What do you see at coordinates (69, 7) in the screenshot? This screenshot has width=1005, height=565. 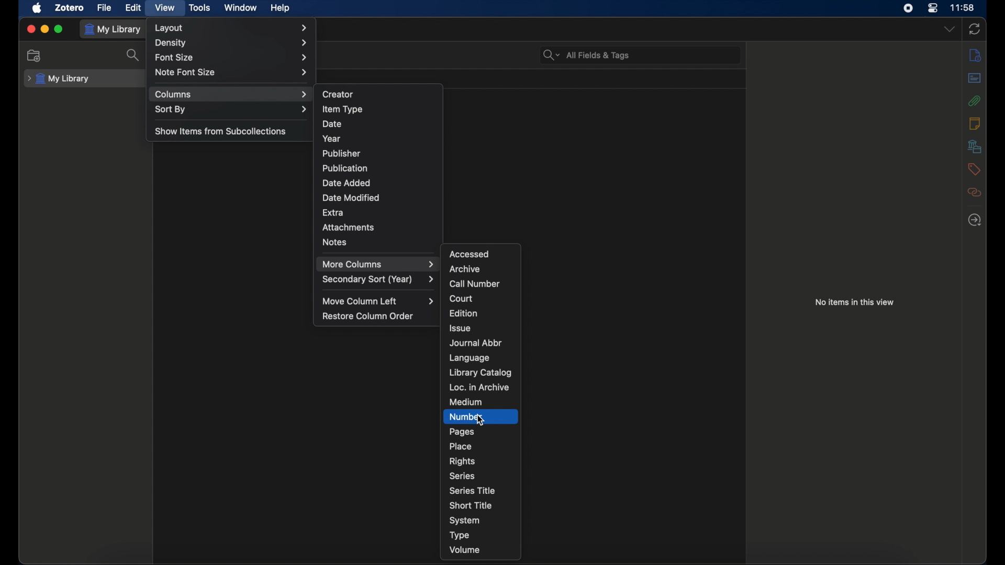 I see `zotero` at bounding box center [69, 7].